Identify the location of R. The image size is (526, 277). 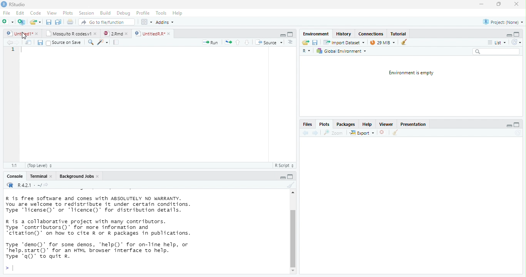
(9, 185).